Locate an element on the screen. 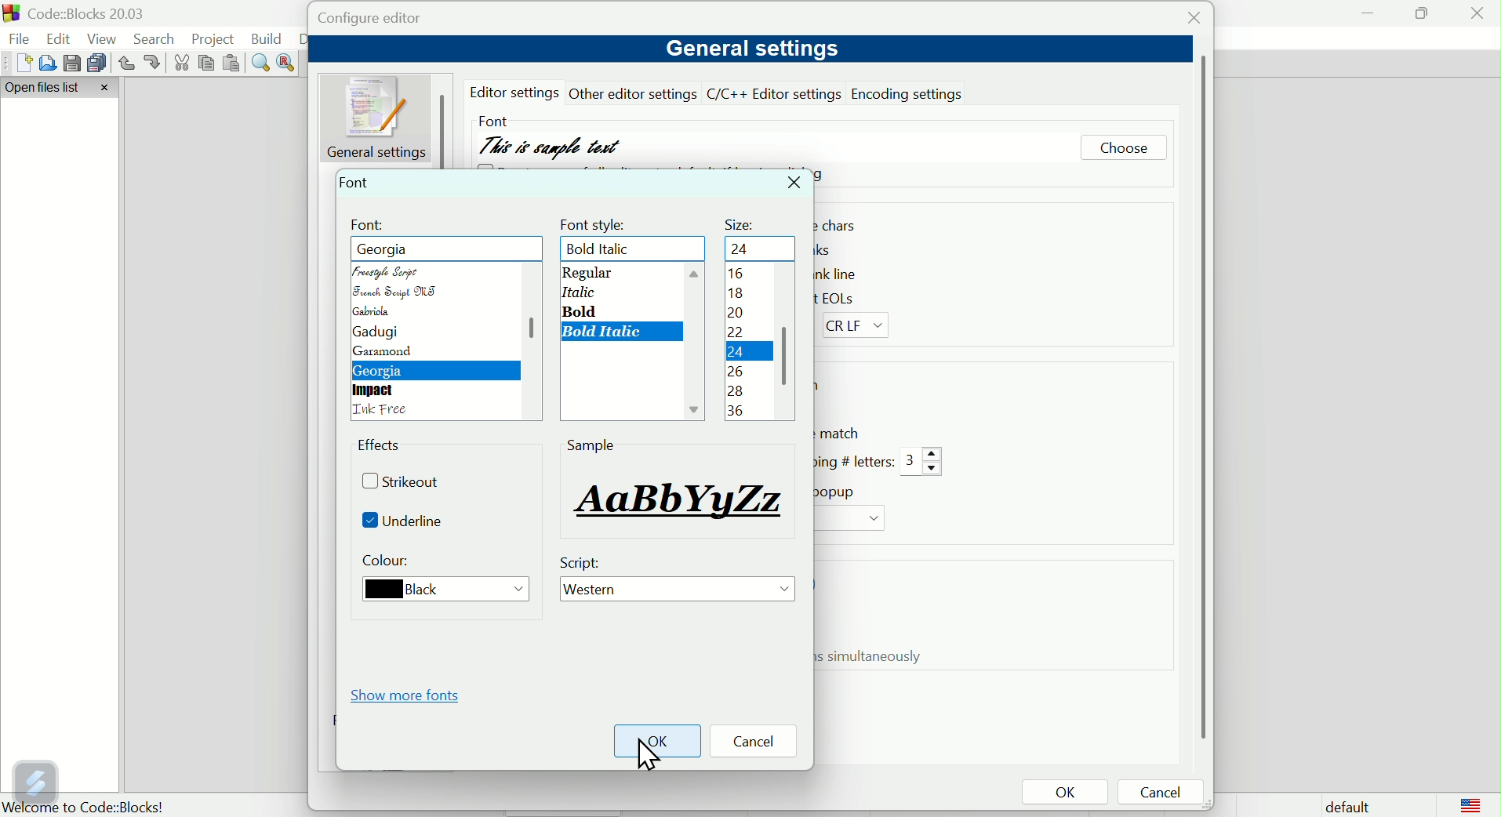 The image size is (1501, 817). OK is located at coordinates (657, 741).